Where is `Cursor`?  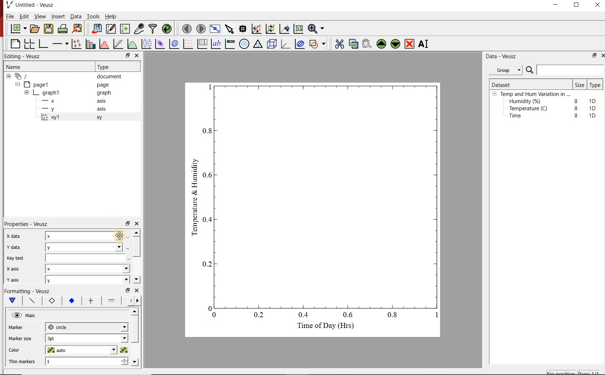 Cursor is located at coordinates (106, 235).